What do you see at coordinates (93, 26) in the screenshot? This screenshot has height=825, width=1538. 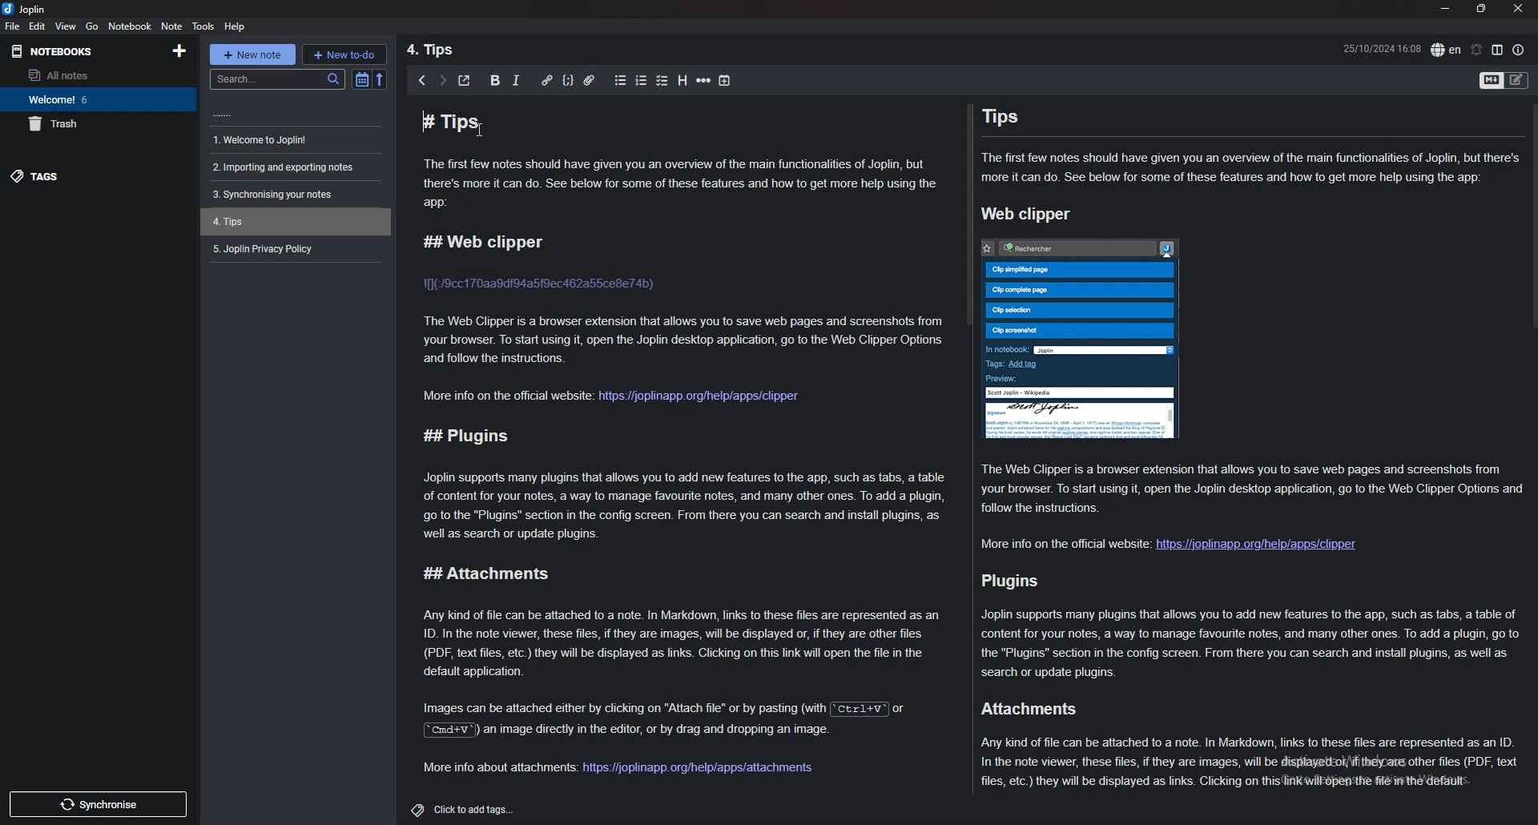 I see `go` at bounding box center [93, 26].